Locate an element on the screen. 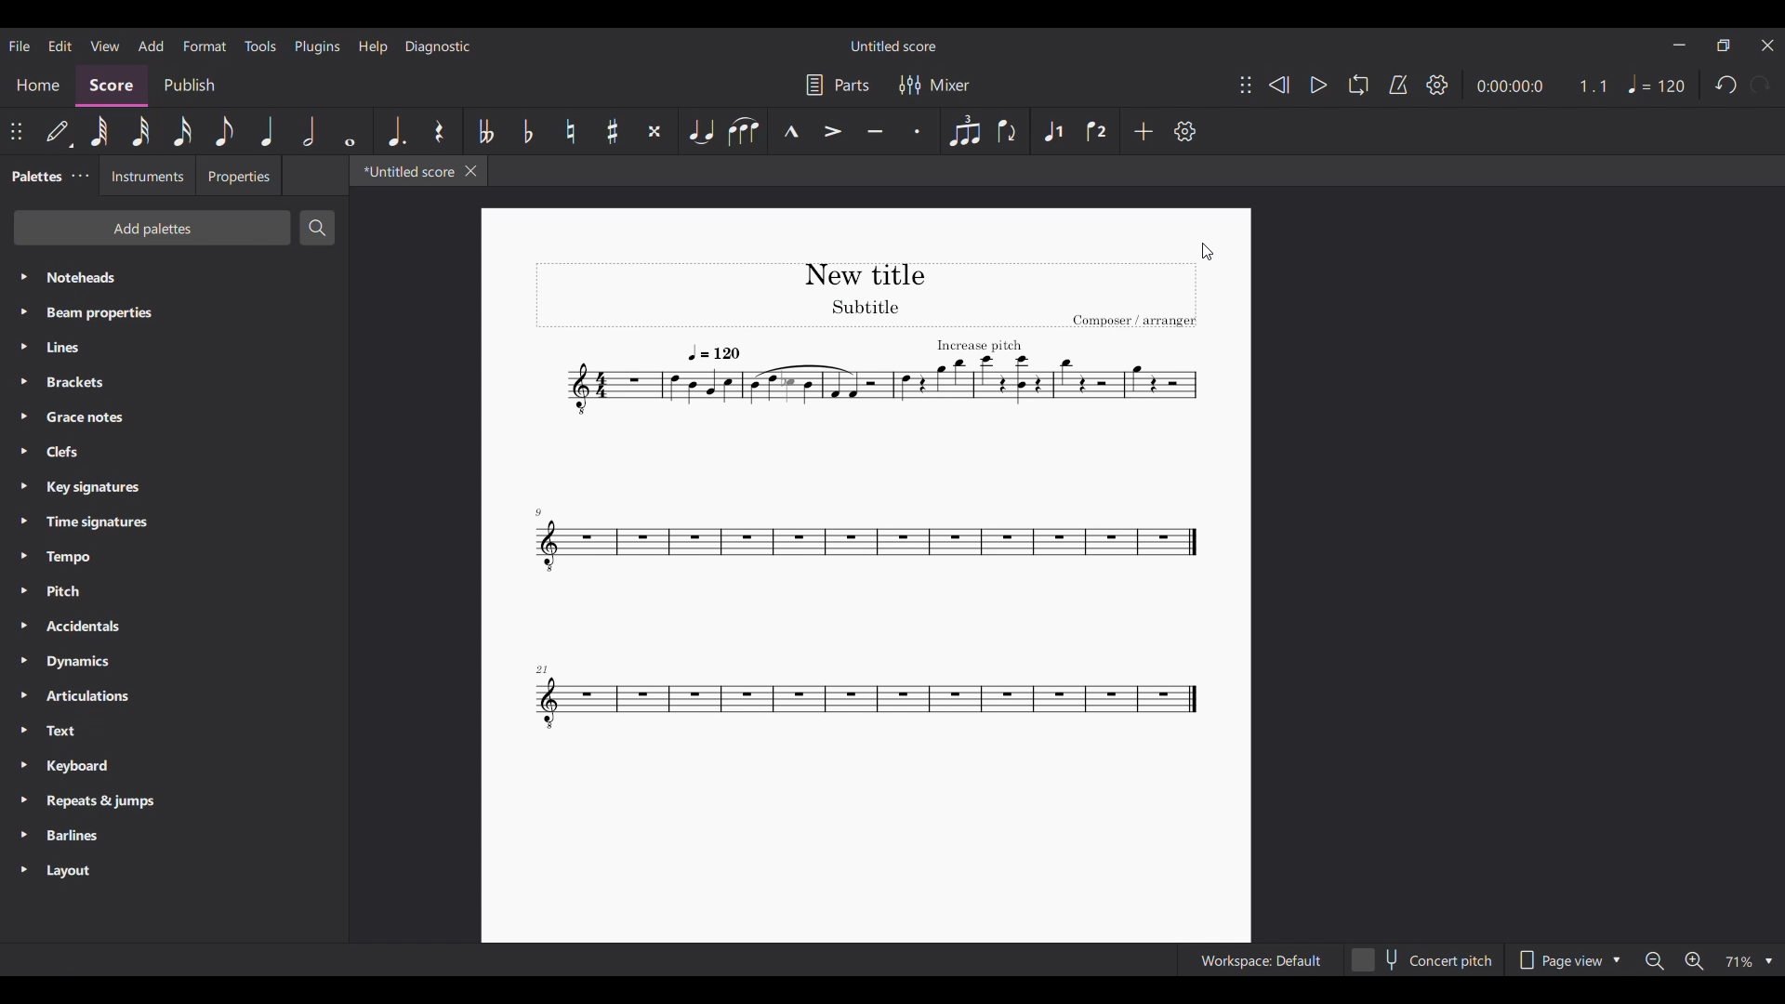 The height and width of the screenshot is (1004, 1785). Time signatures is located at coordinates (174, 522).